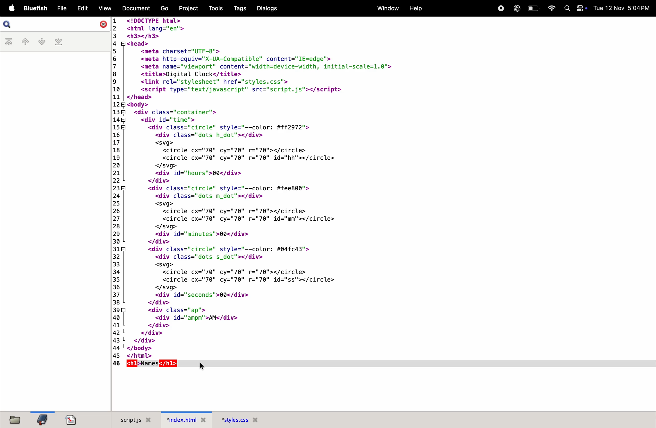 The image size is (656, 428). What do you see at coordinates (42, 420) in the screenshot?
I see `bookmark` at bounding box center [42, 420].